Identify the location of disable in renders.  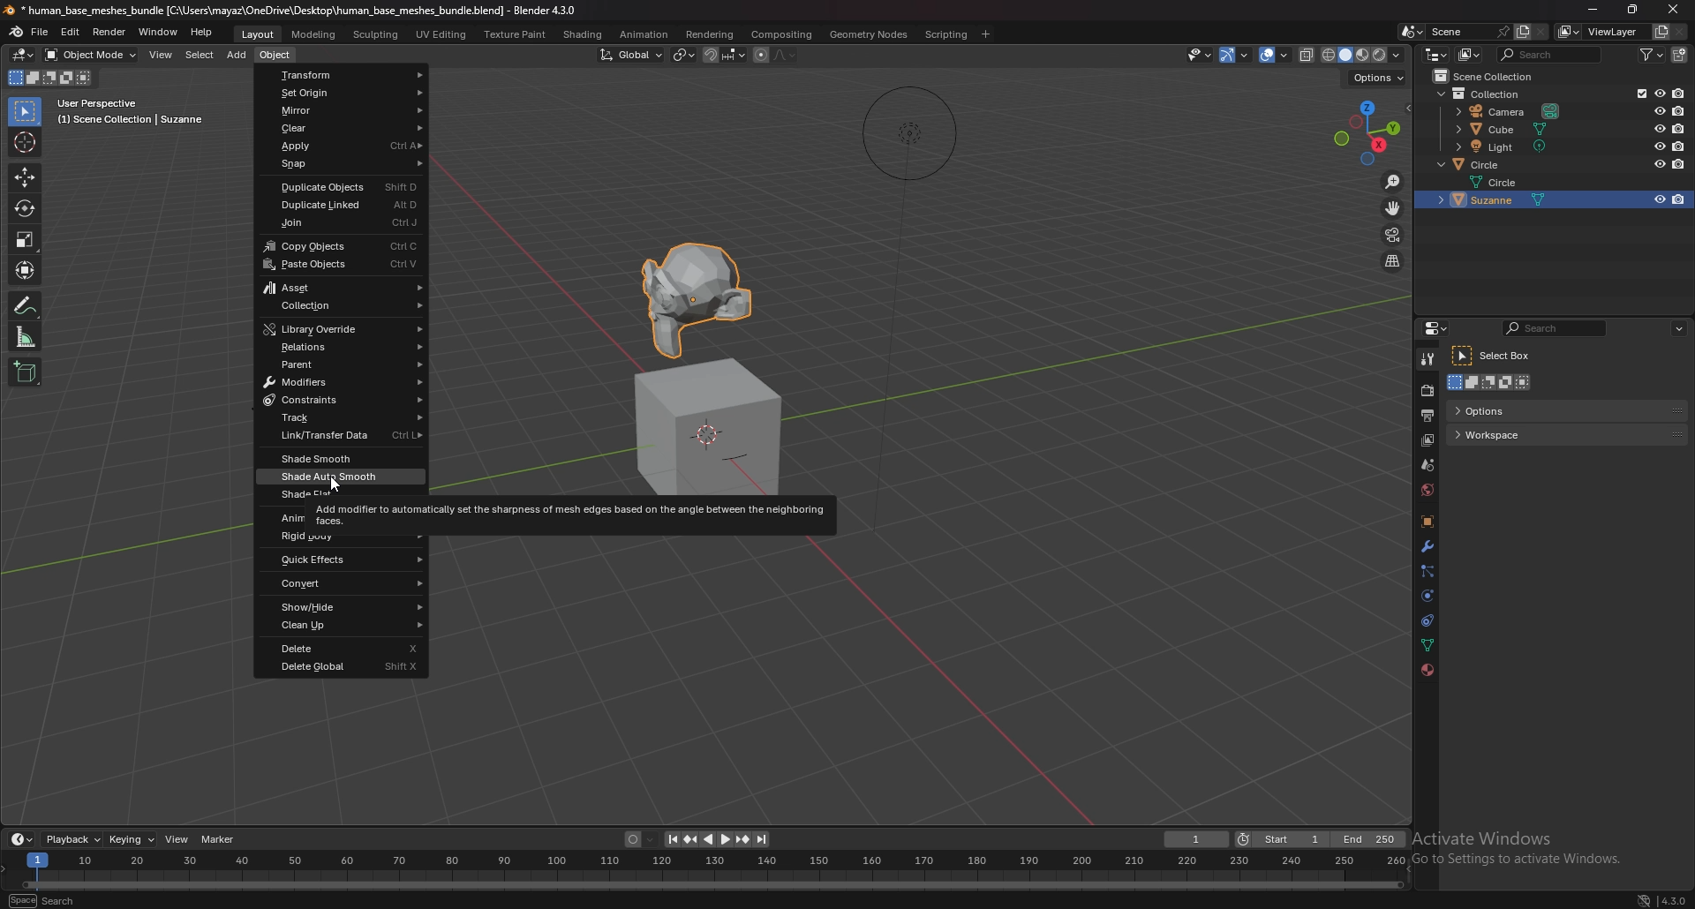
(1677, 127).